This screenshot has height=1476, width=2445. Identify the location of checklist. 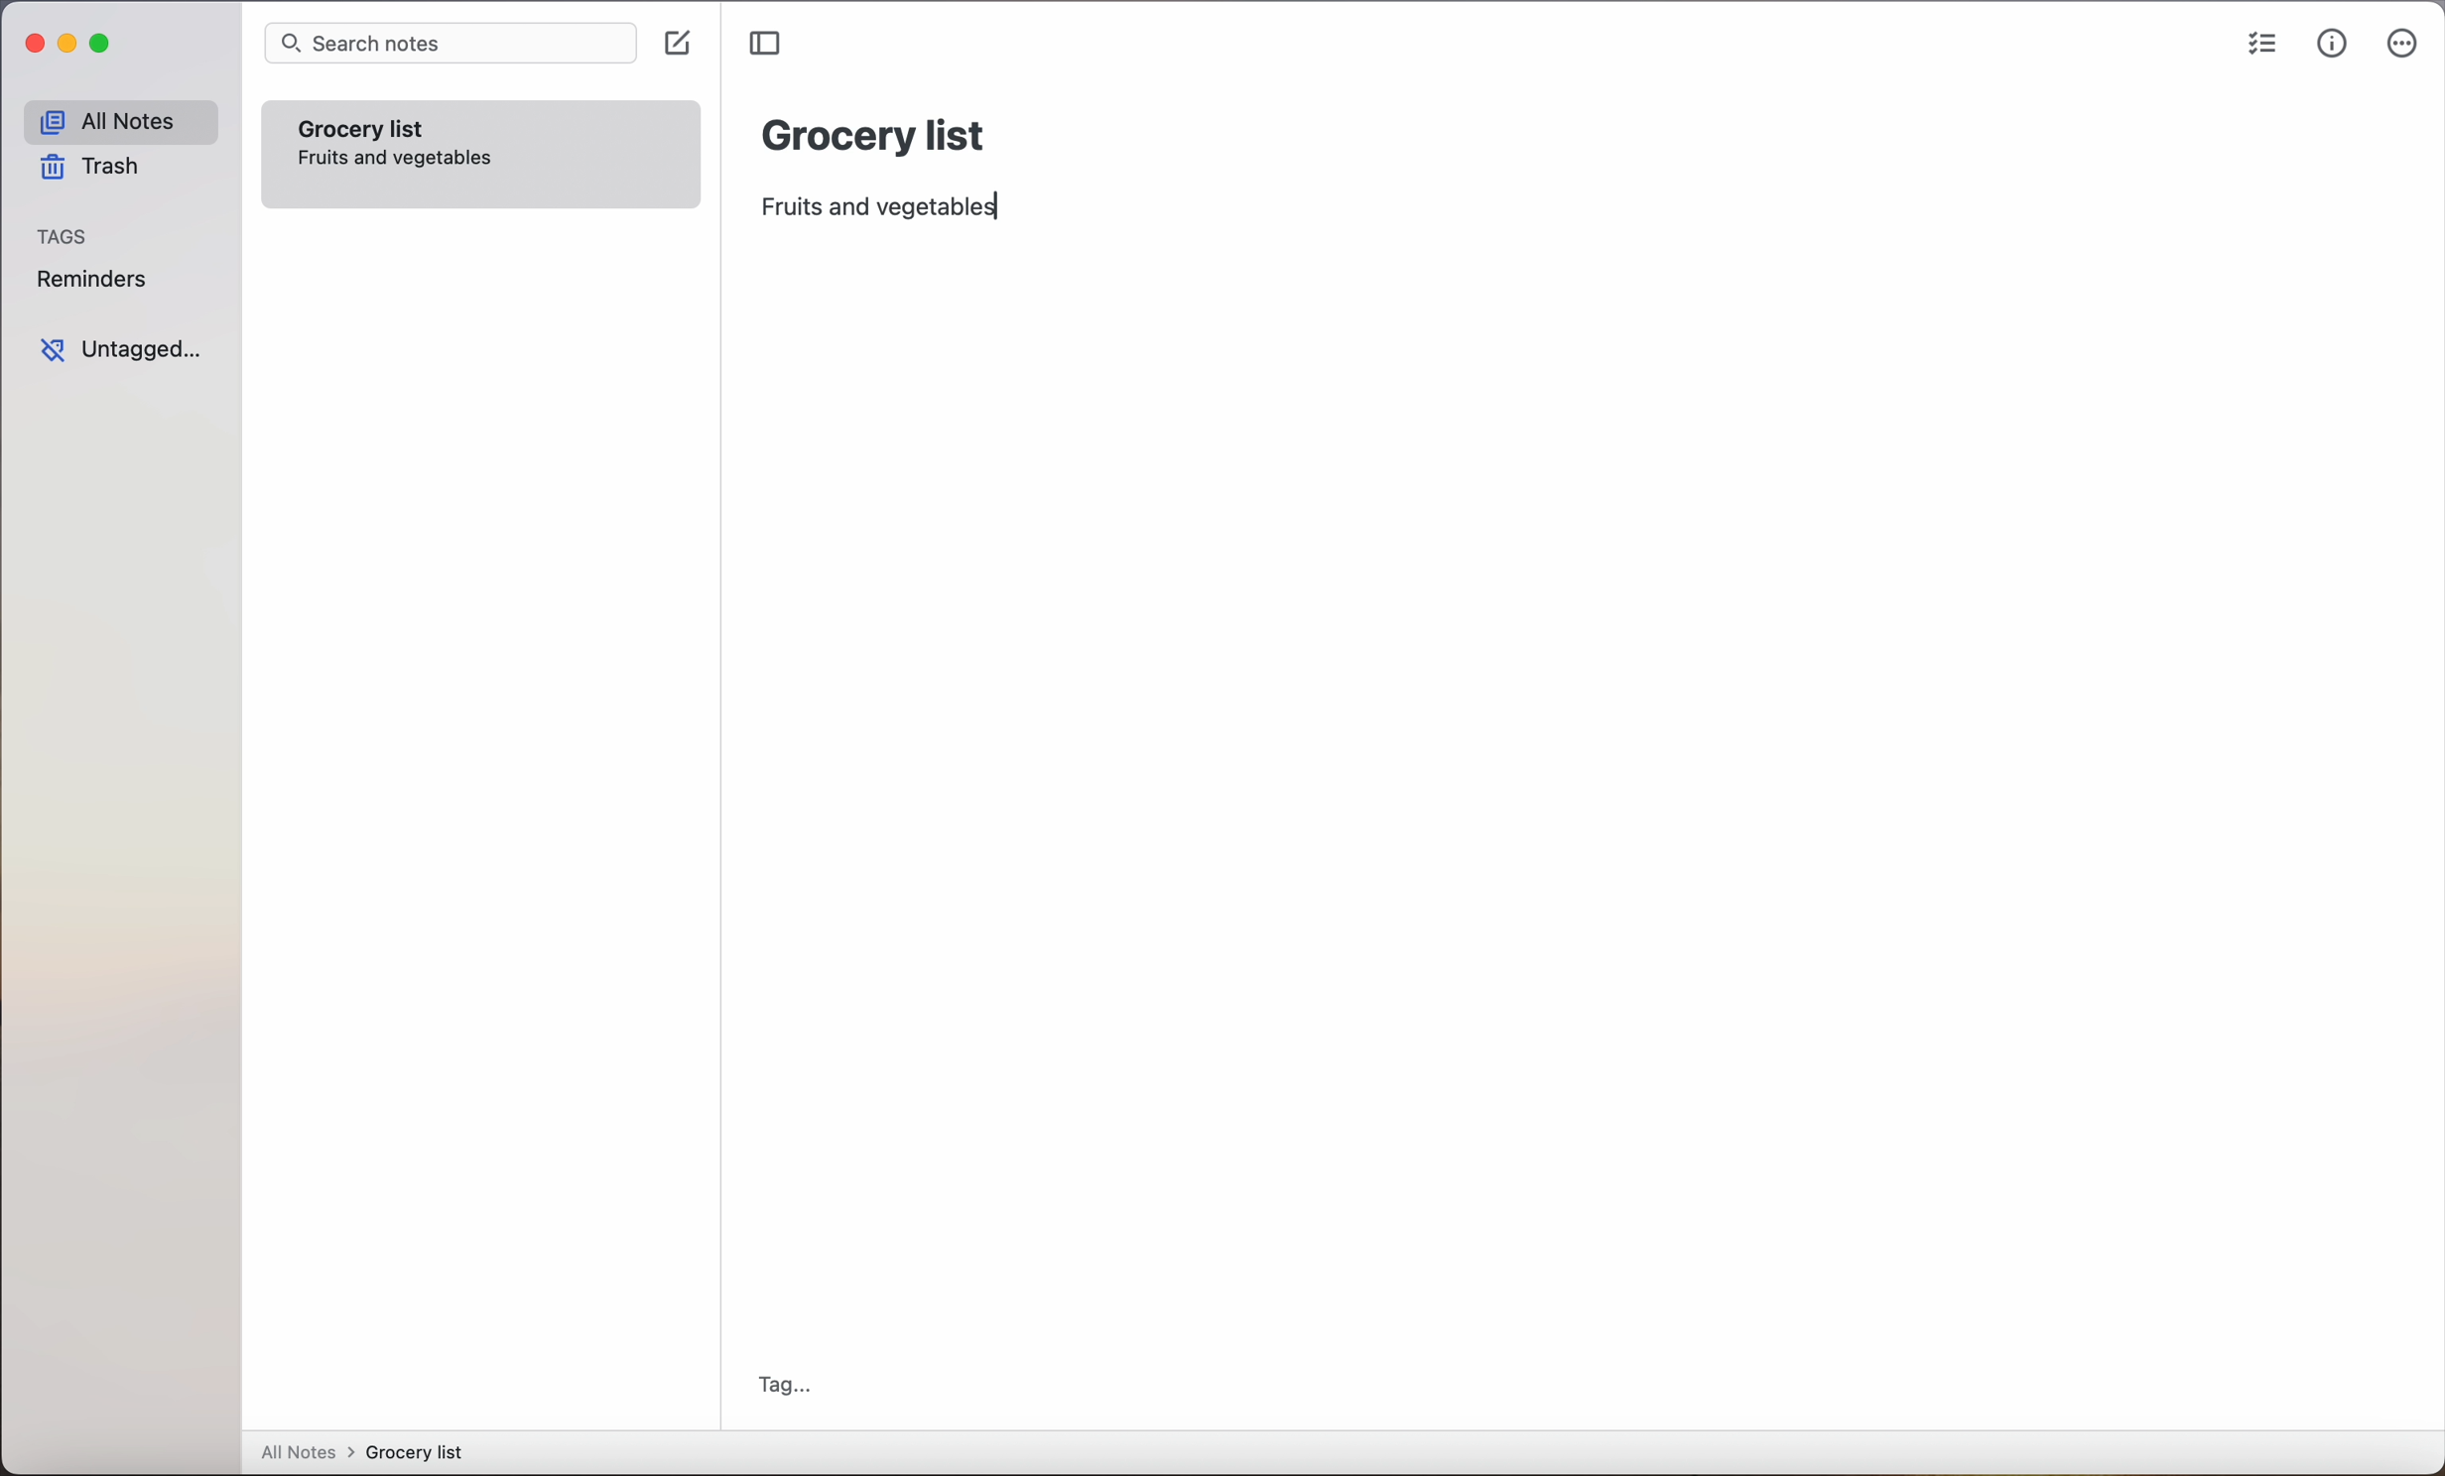
(2263, 46).